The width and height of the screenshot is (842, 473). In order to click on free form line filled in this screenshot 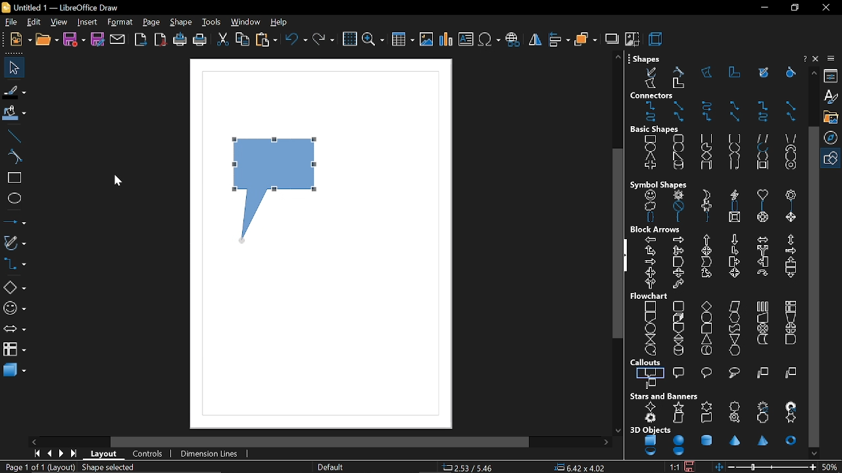, I will do `click(764, 72)`.